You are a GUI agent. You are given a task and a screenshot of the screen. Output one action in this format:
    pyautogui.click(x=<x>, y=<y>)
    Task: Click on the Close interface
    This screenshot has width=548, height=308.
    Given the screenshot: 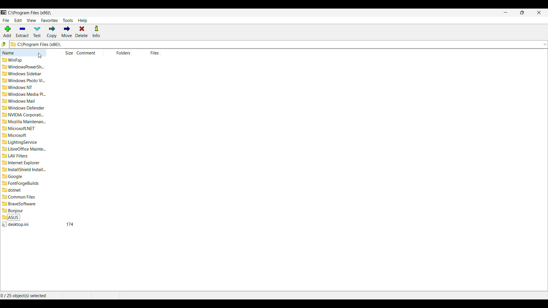 What is the action you would take?
    pyautogui.click(x=539, y=13)
    